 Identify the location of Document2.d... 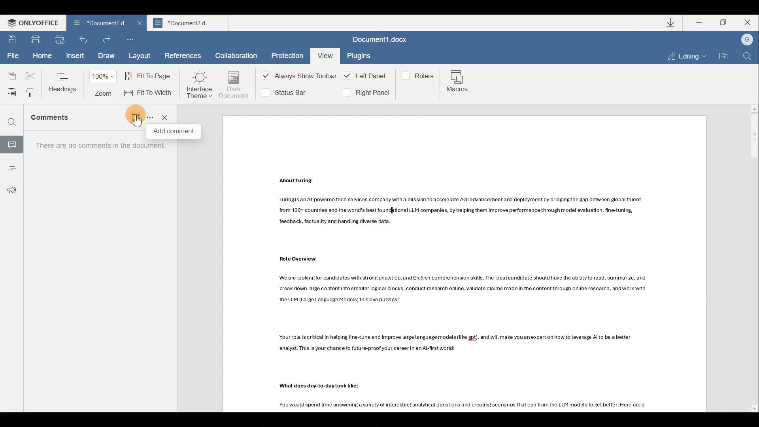
(190, 24).